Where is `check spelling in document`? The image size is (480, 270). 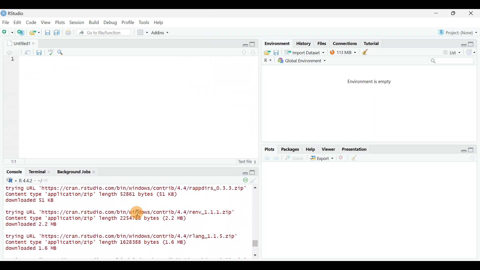
check spelling in document is located at coordinates (51, 52).